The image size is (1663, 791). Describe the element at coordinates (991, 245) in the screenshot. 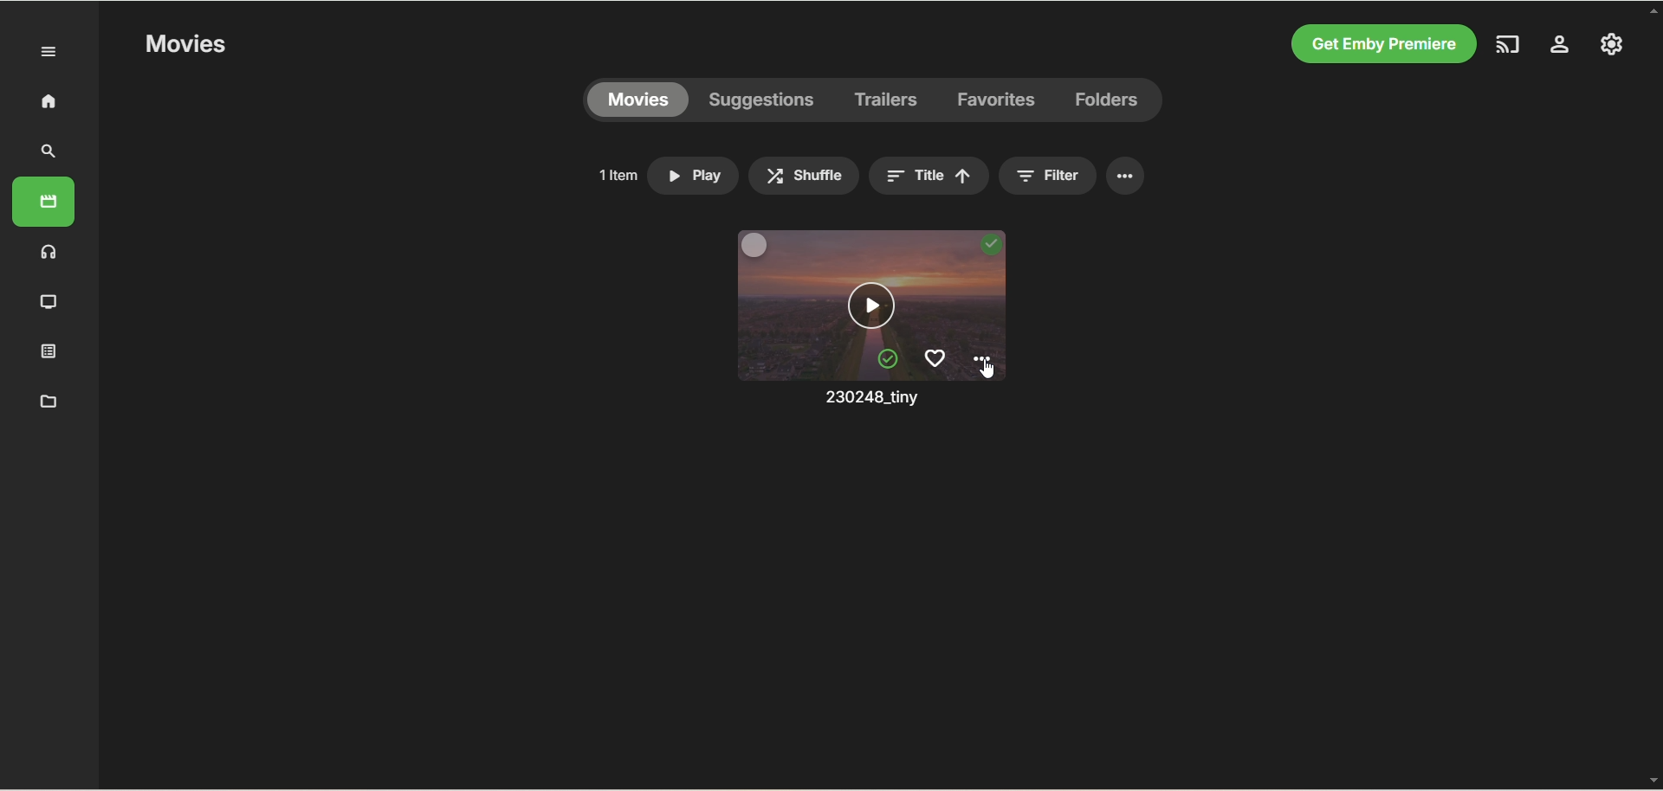

I see `played` at that location.